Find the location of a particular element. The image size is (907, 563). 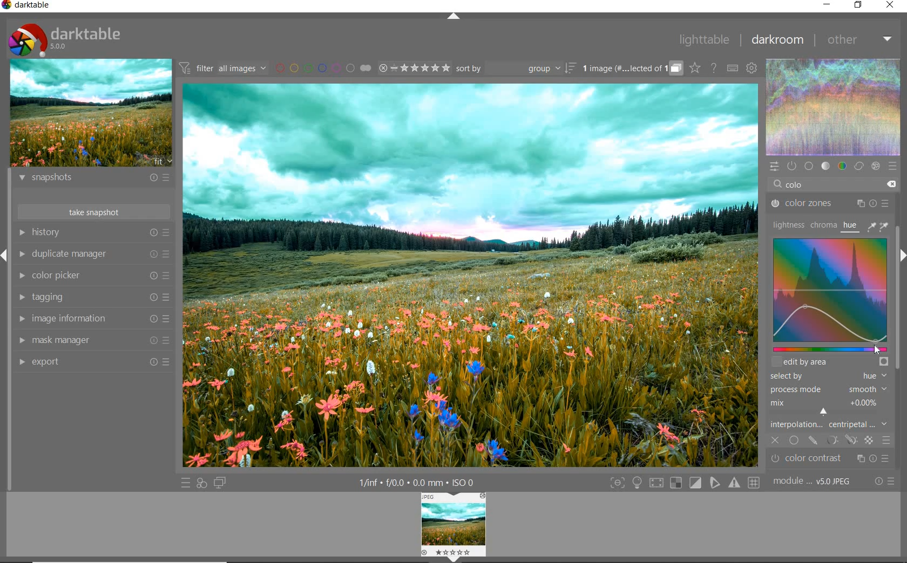

module..v50JPEG is located at coordinates (815, 482).